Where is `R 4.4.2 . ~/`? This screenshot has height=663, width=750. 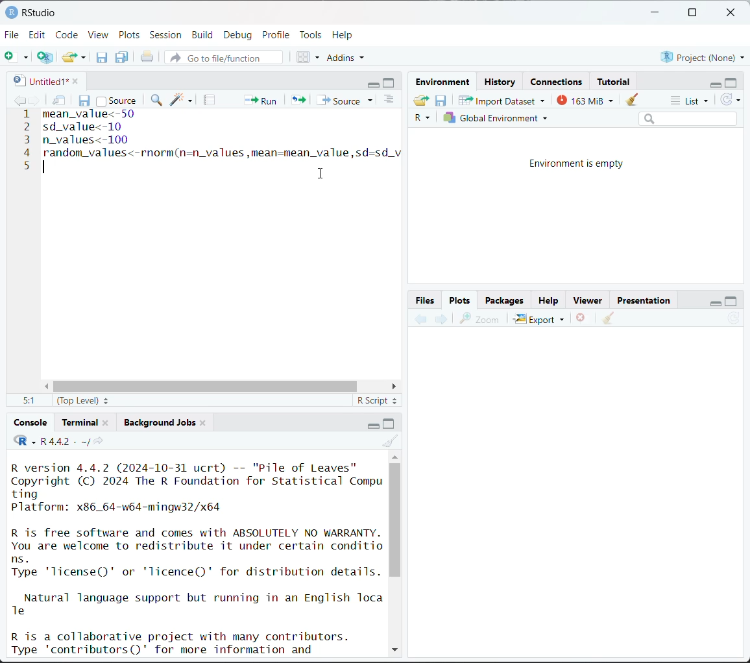
R 4.4.2 . ~/ is located at coordinates (64, 441).